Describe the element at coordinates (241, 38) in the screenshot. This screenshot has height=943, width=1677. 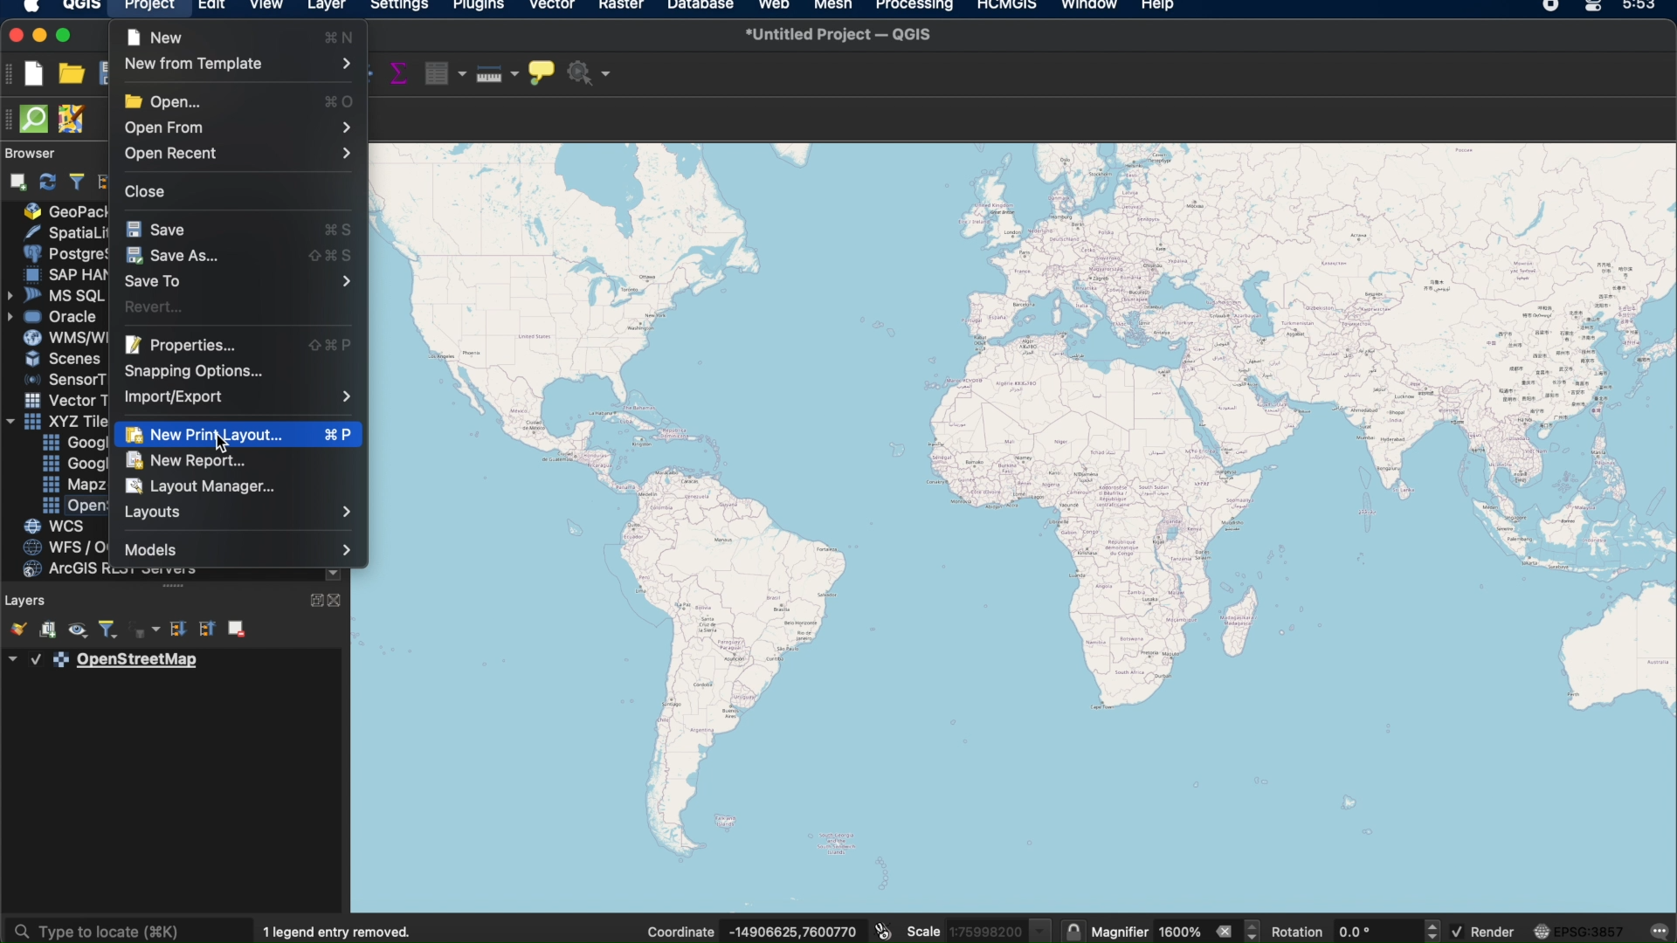
I see `new` at that location.